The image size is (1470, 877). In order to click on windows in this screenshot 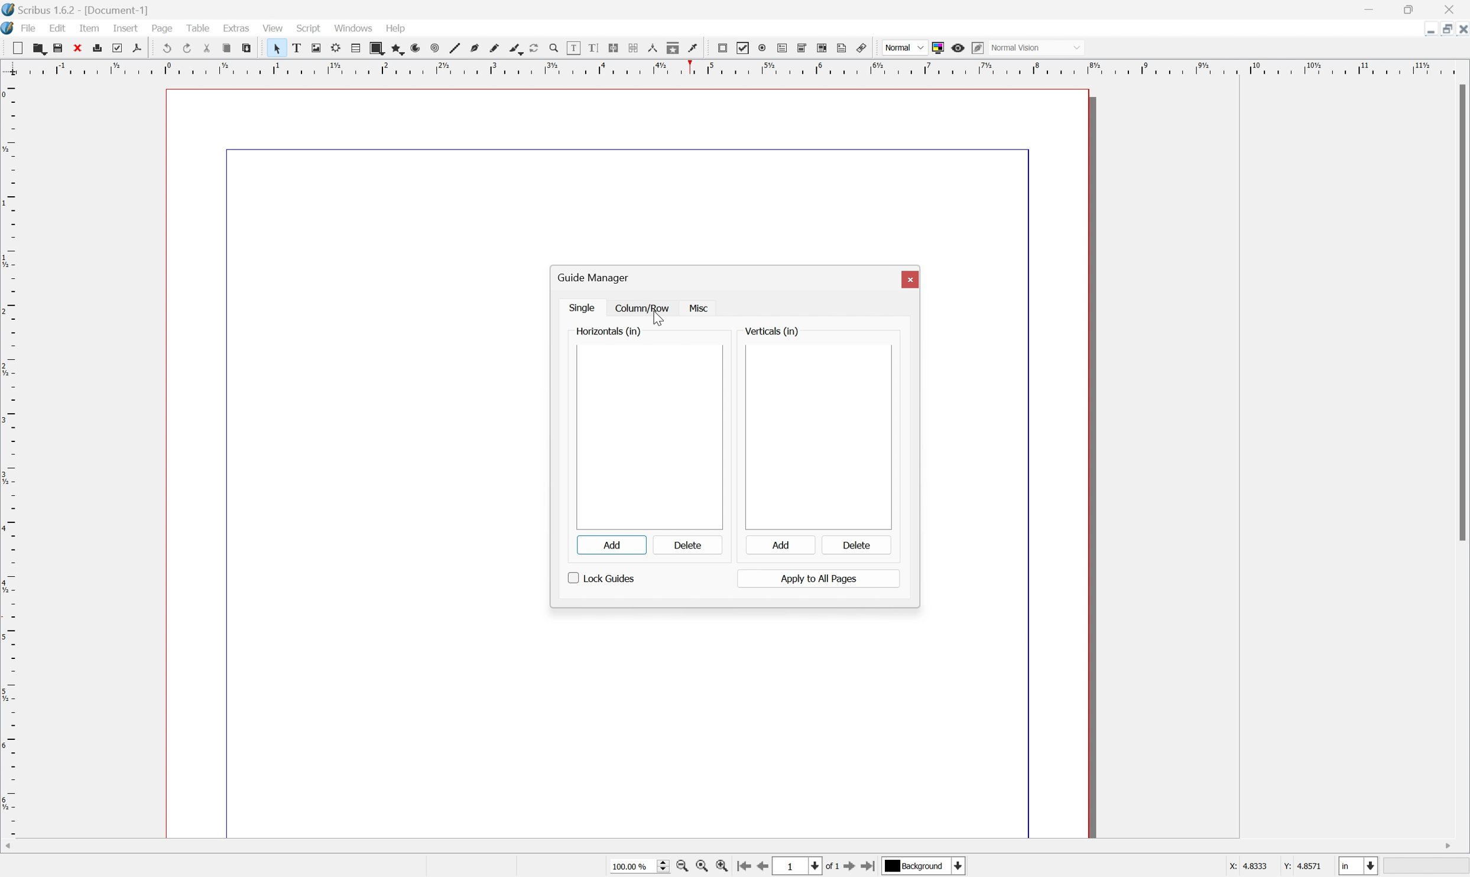, I will do `click(353, 29)`.